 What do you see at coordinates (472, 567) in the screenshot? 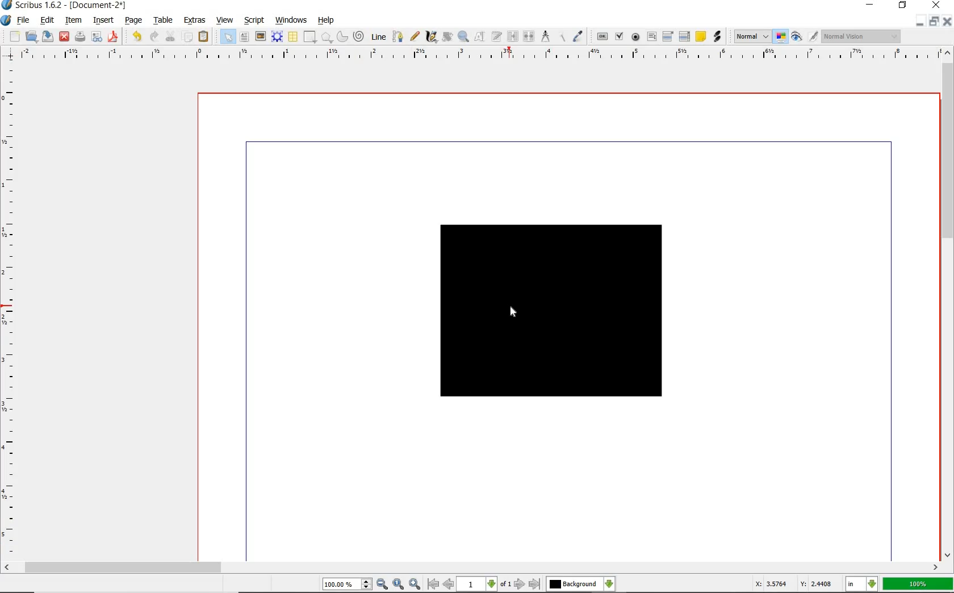
I see `scrollbar` at bounding box center [472, 567].